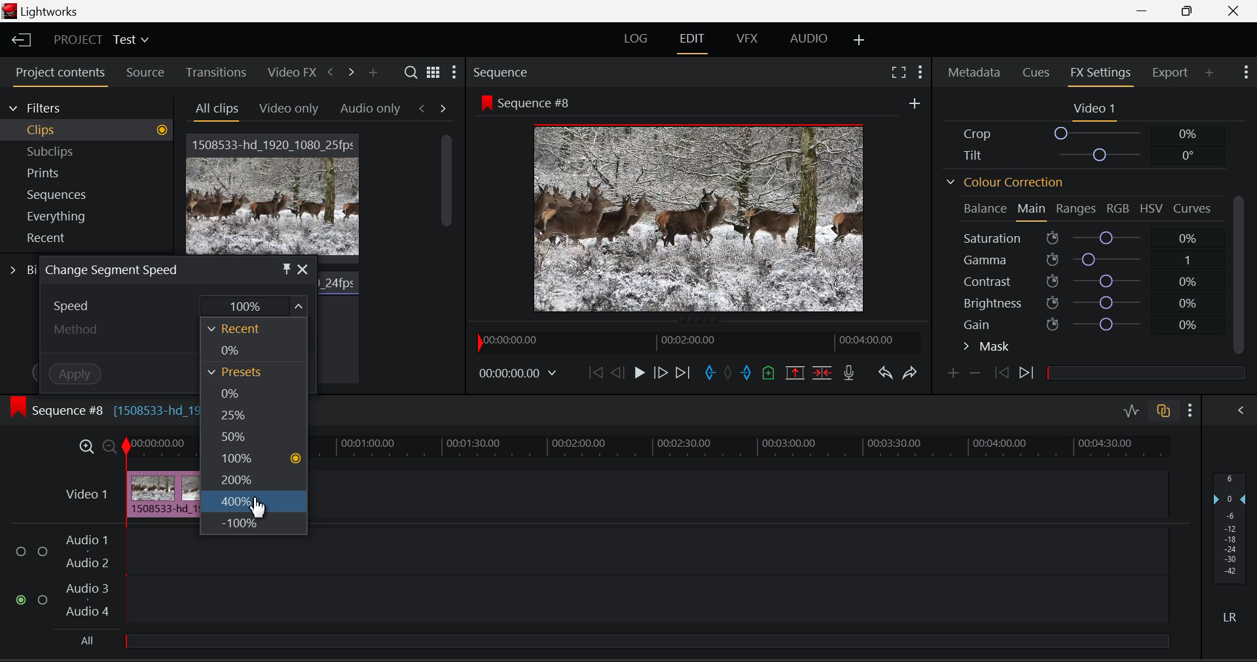  What do you see at coordinates (769, 373) in the screenshot?
I see `Add Cue` at bounding box center [769, 373].